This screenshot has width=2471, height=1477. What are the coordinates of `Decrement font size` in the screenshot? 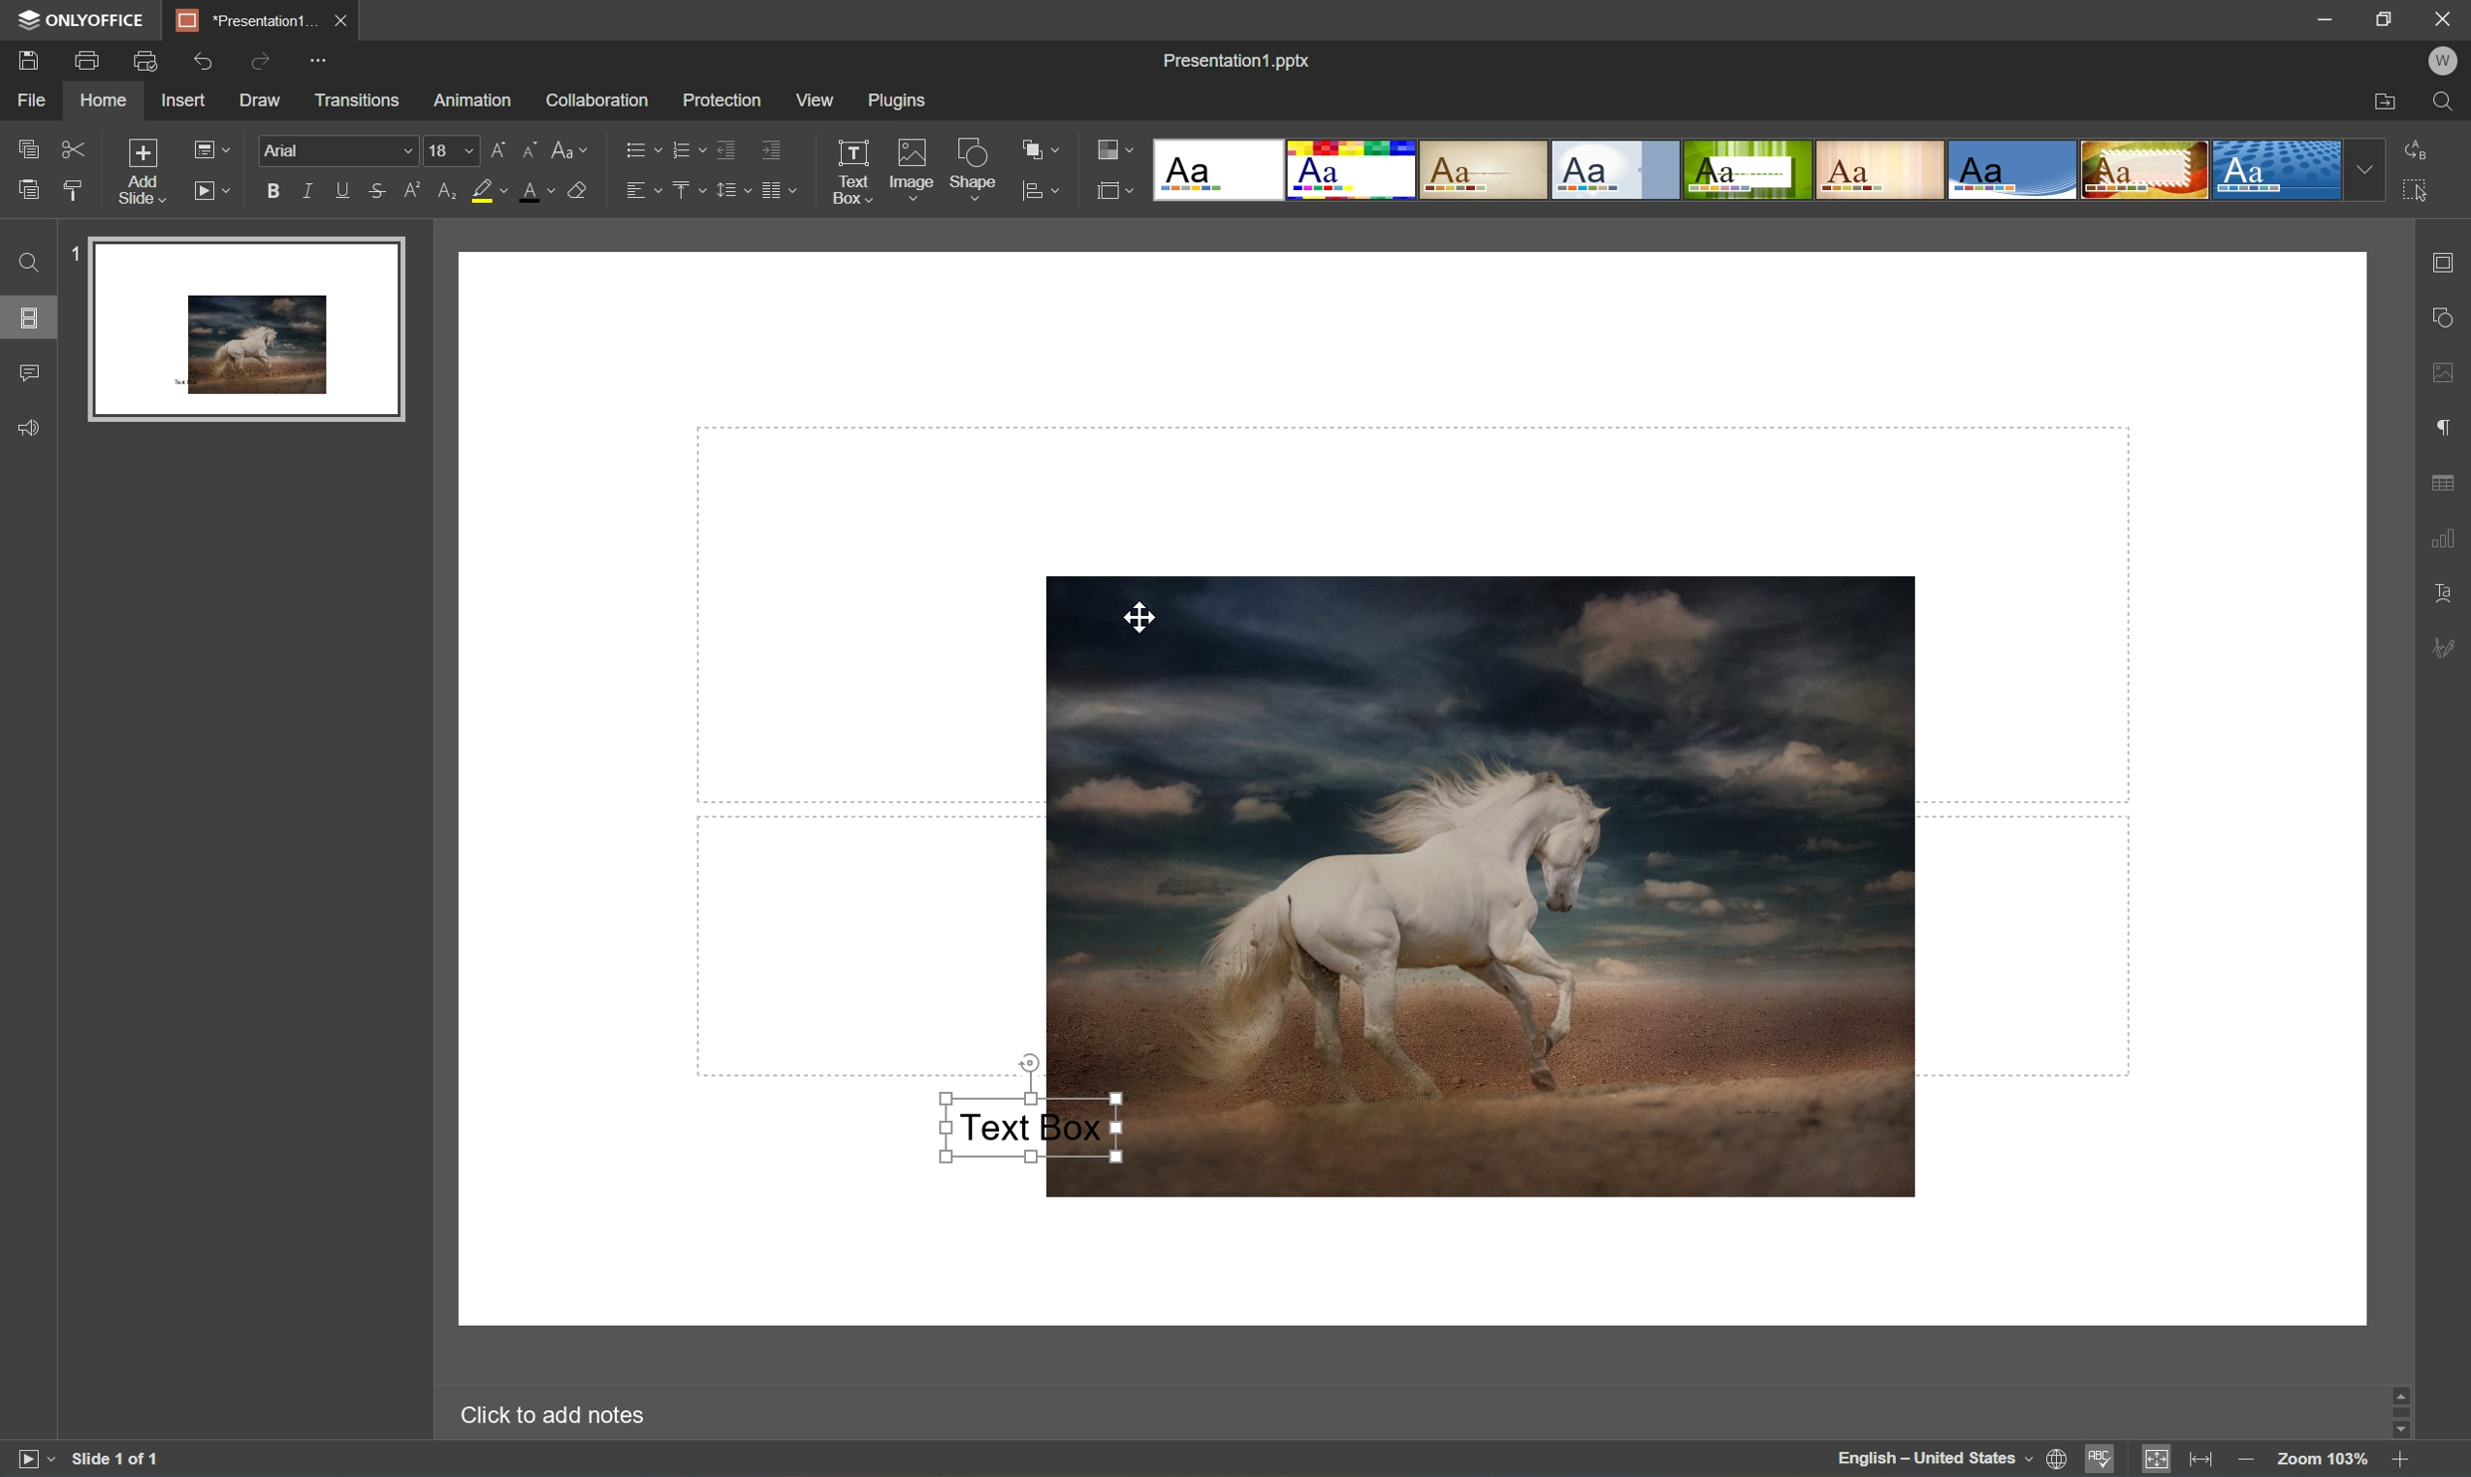 It's located at (533, 152).